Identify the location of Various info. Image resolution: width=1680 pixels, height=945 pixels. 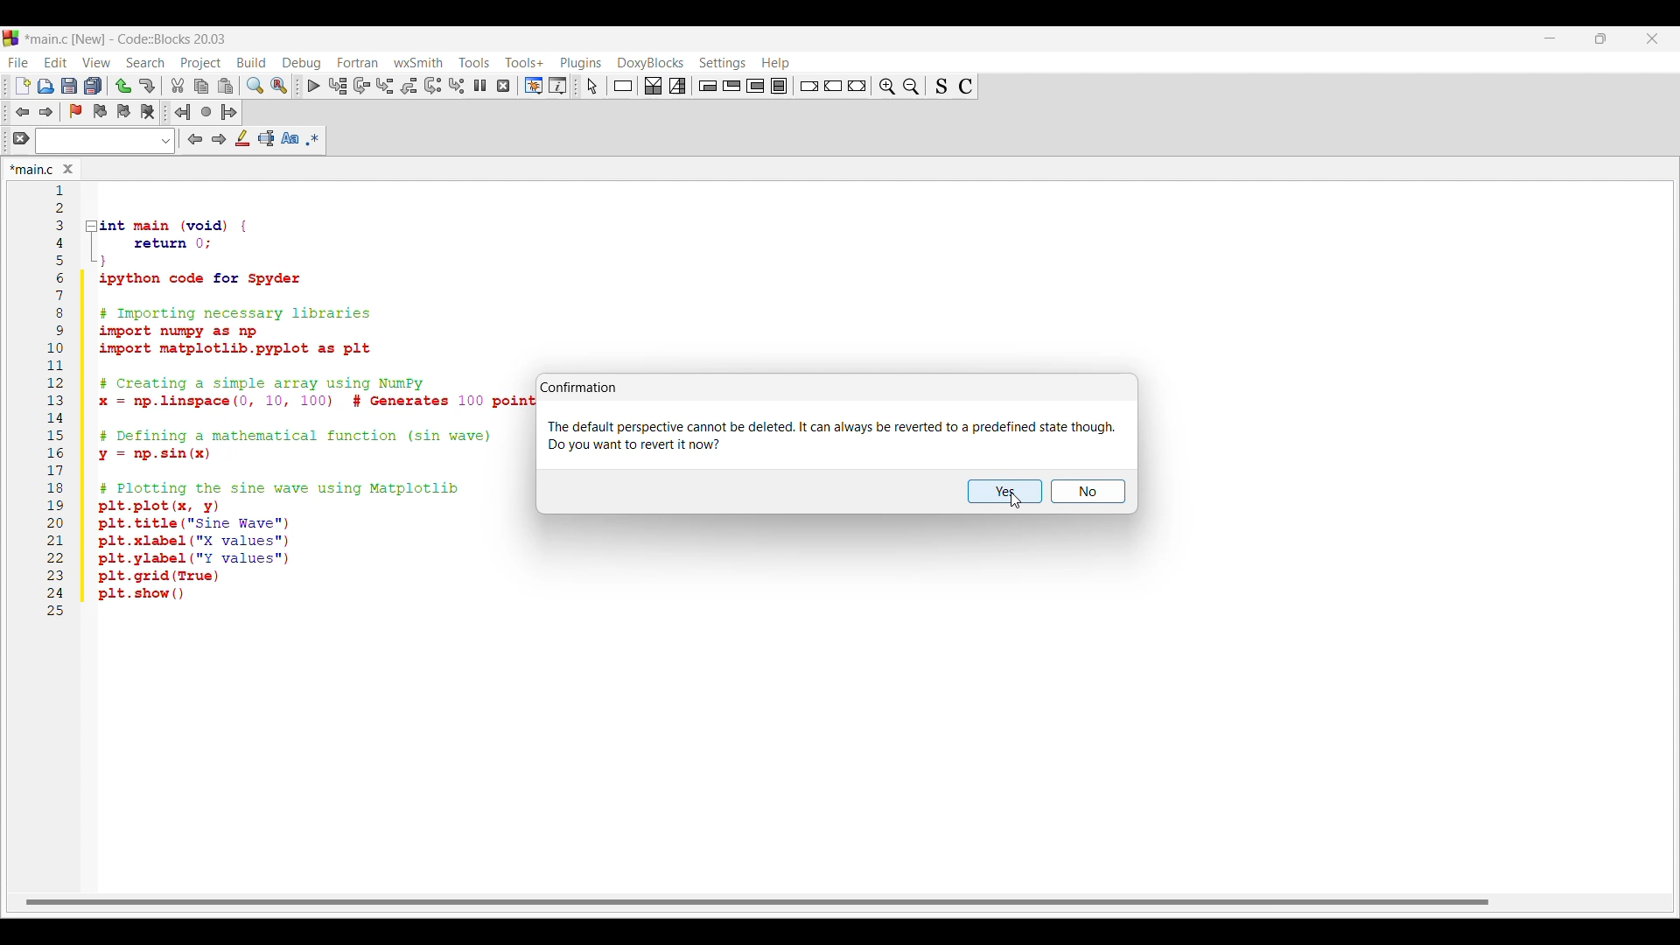
(557, 86).